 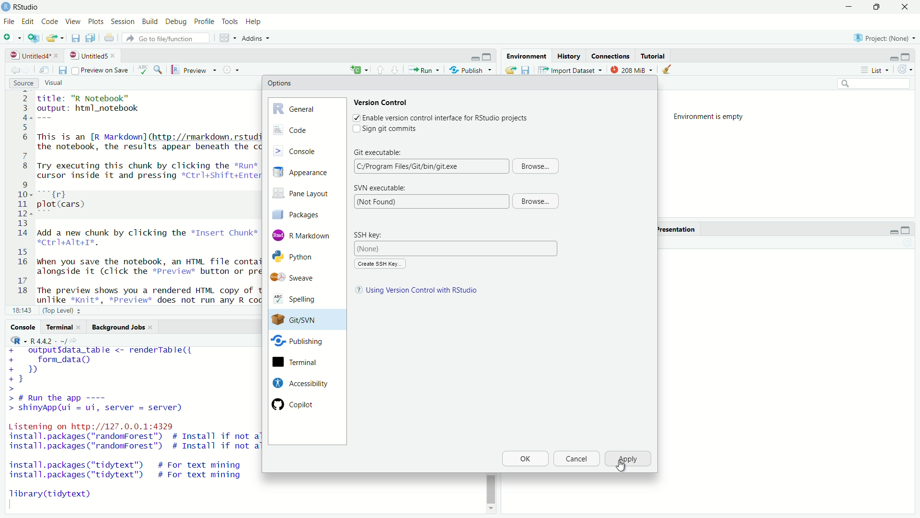 I want to click on Create SSH Key..., so click(x=379, y=264).